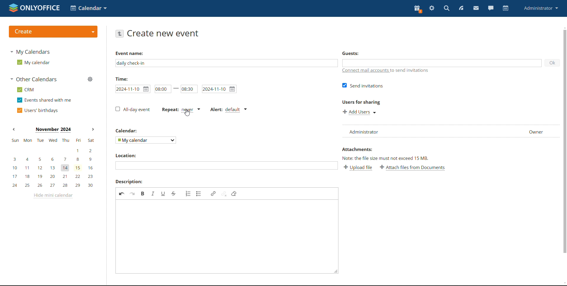 The width and height of the screenshot is (567, 286). Describe the element at coordinates (187, 113) in the screenshot. I see `cursor` at that location.